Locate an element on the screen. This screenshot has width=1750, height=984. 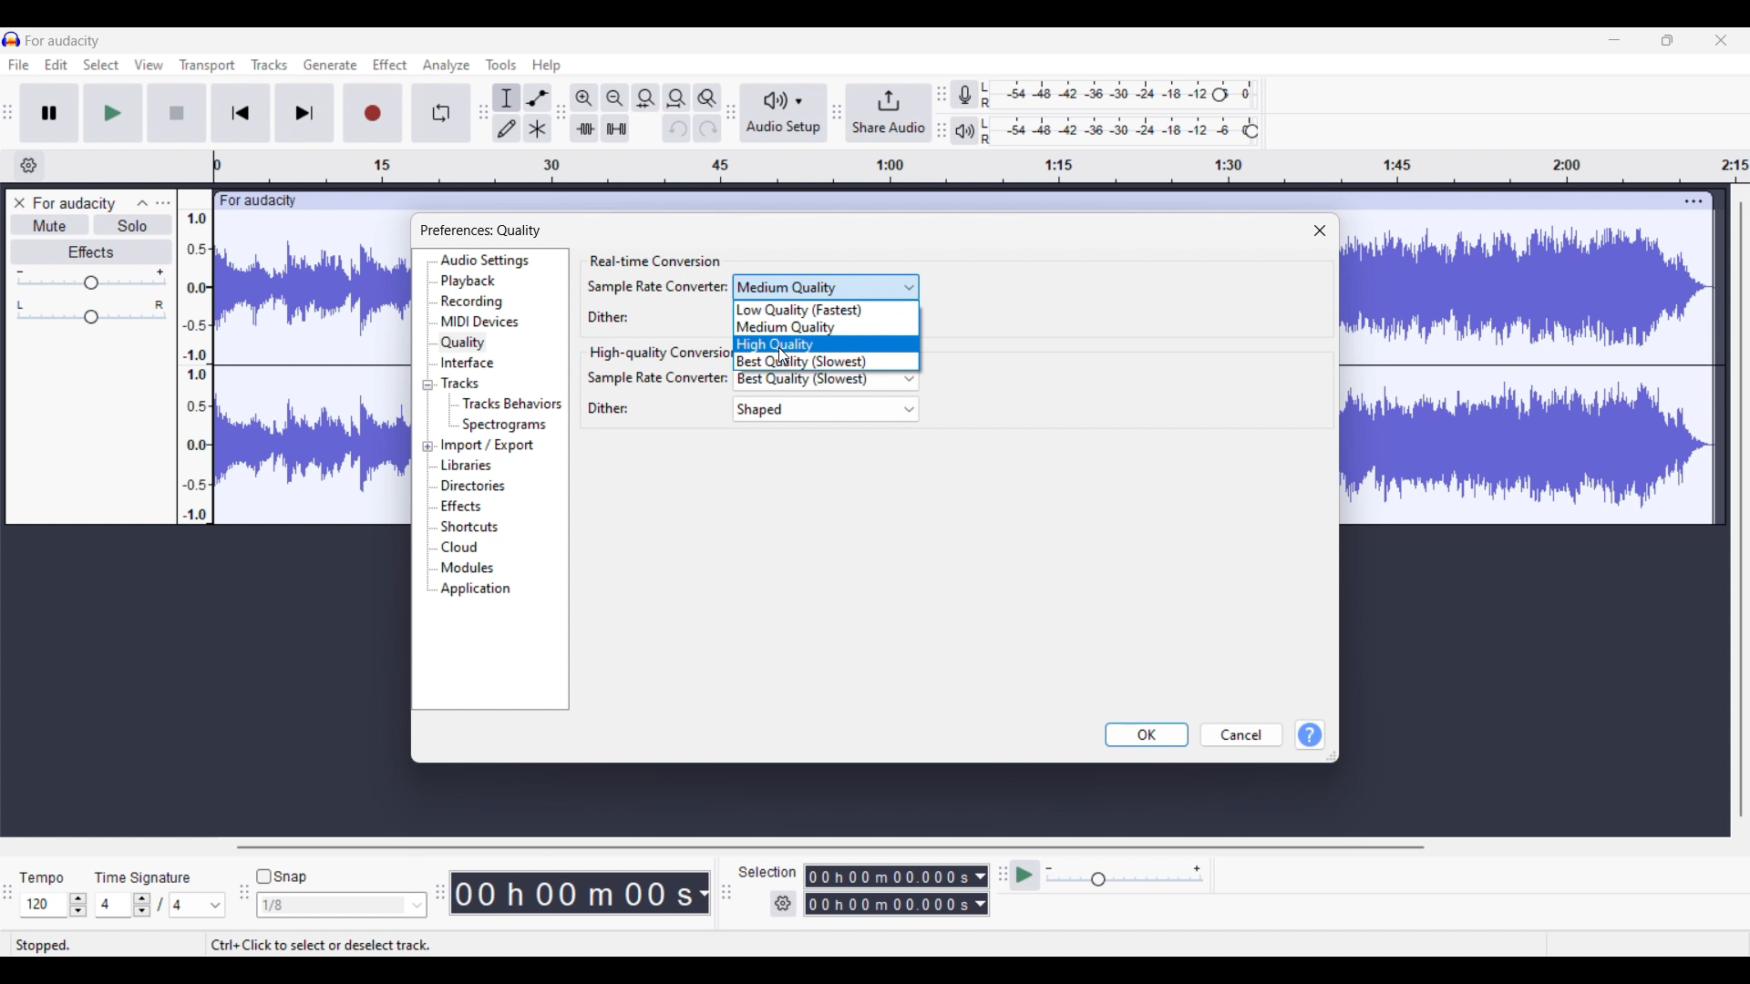
Minimize is located at coordinates (1615, 40).